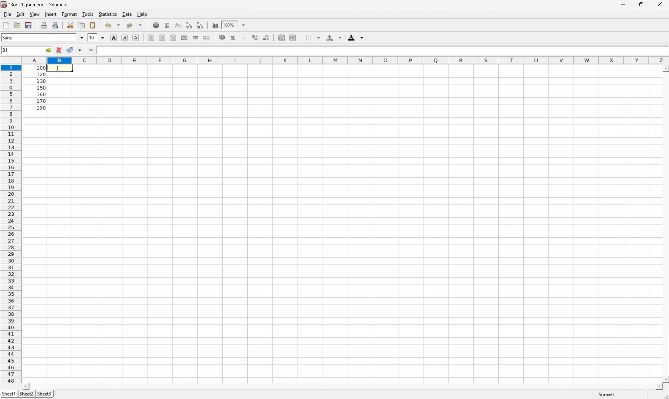 The height and width of the screenshot is (399, 669). I want to click on Align Right, so click(174, 38).